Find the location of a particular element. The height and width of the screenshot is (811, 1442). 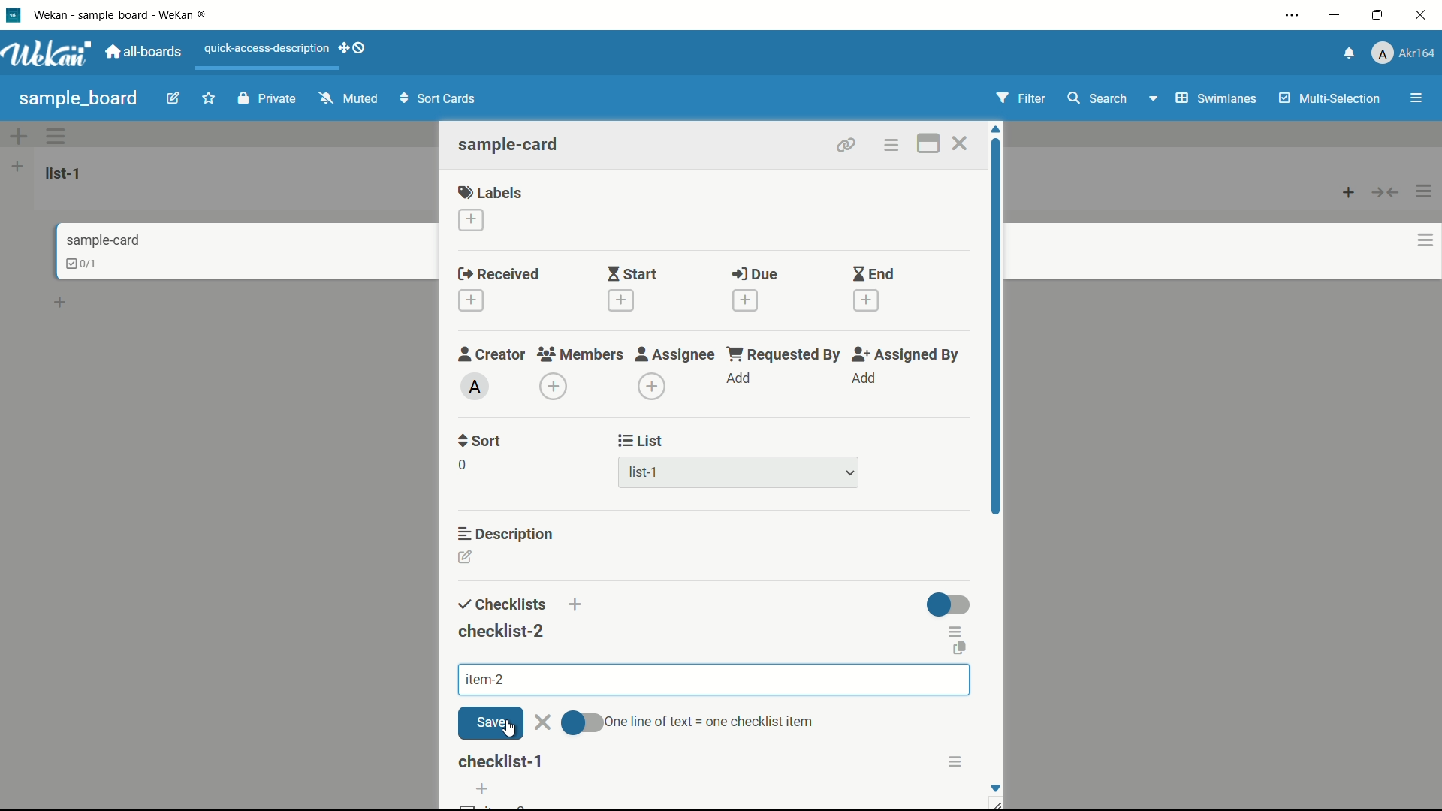

settings and more is located at coordinates (1294, 17).